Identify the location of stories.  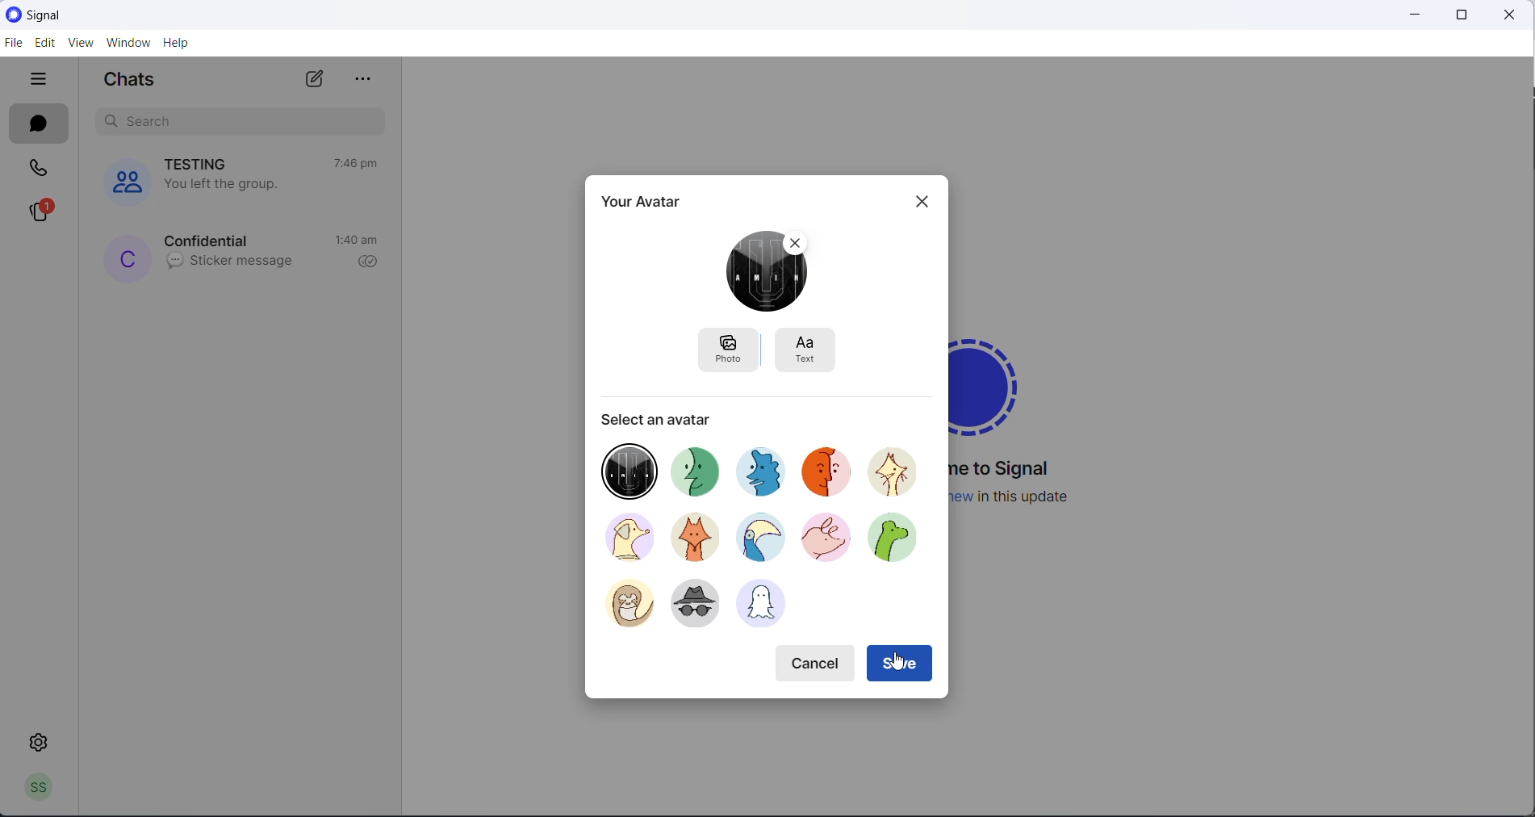
(40, 212).